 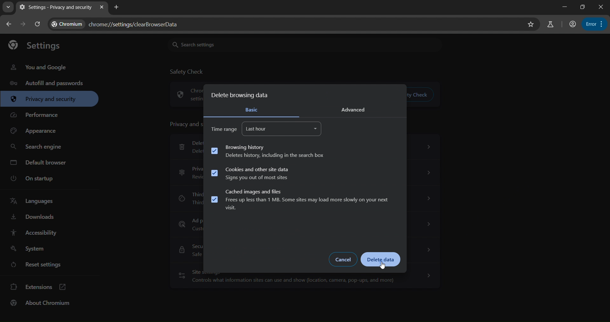 I want to click on go forward one page, so click(x=24, y=24).